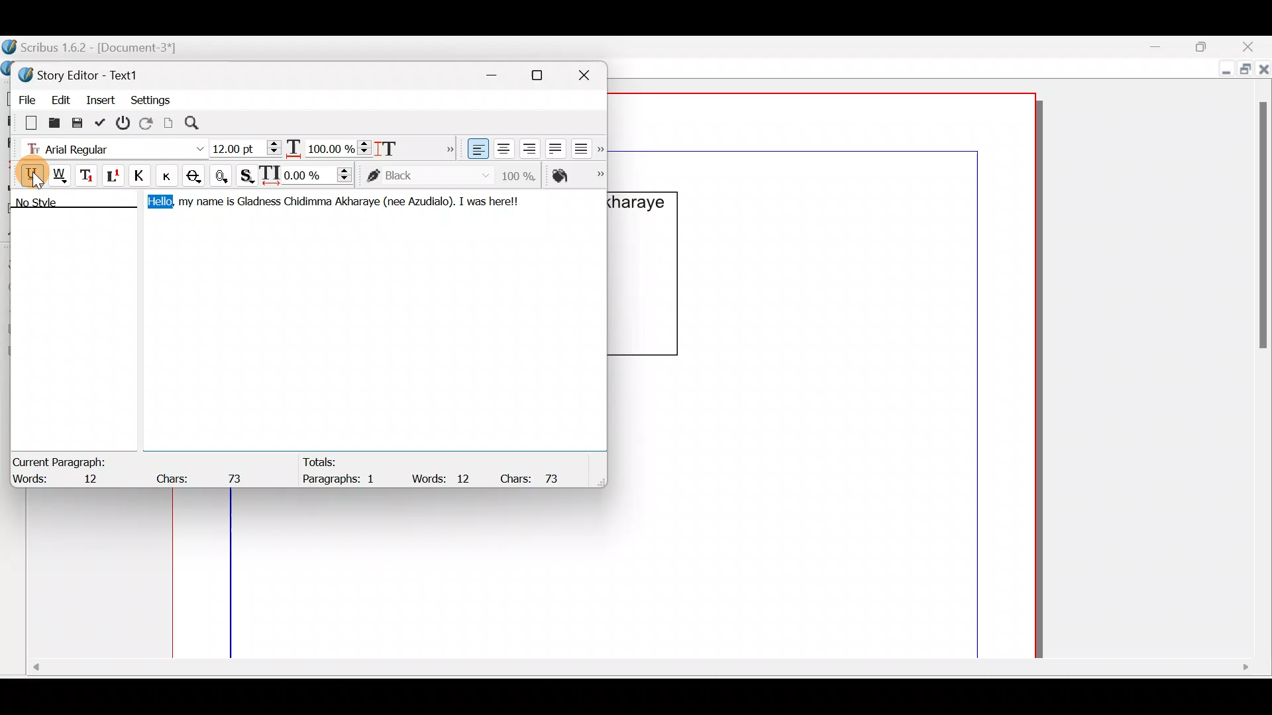 Image resolution: width=1272 pixels, height=715 pixels. Describe the element at coordinates (523, 173) in the screenshot. I see `Saturation of color of text stroke` at that location.